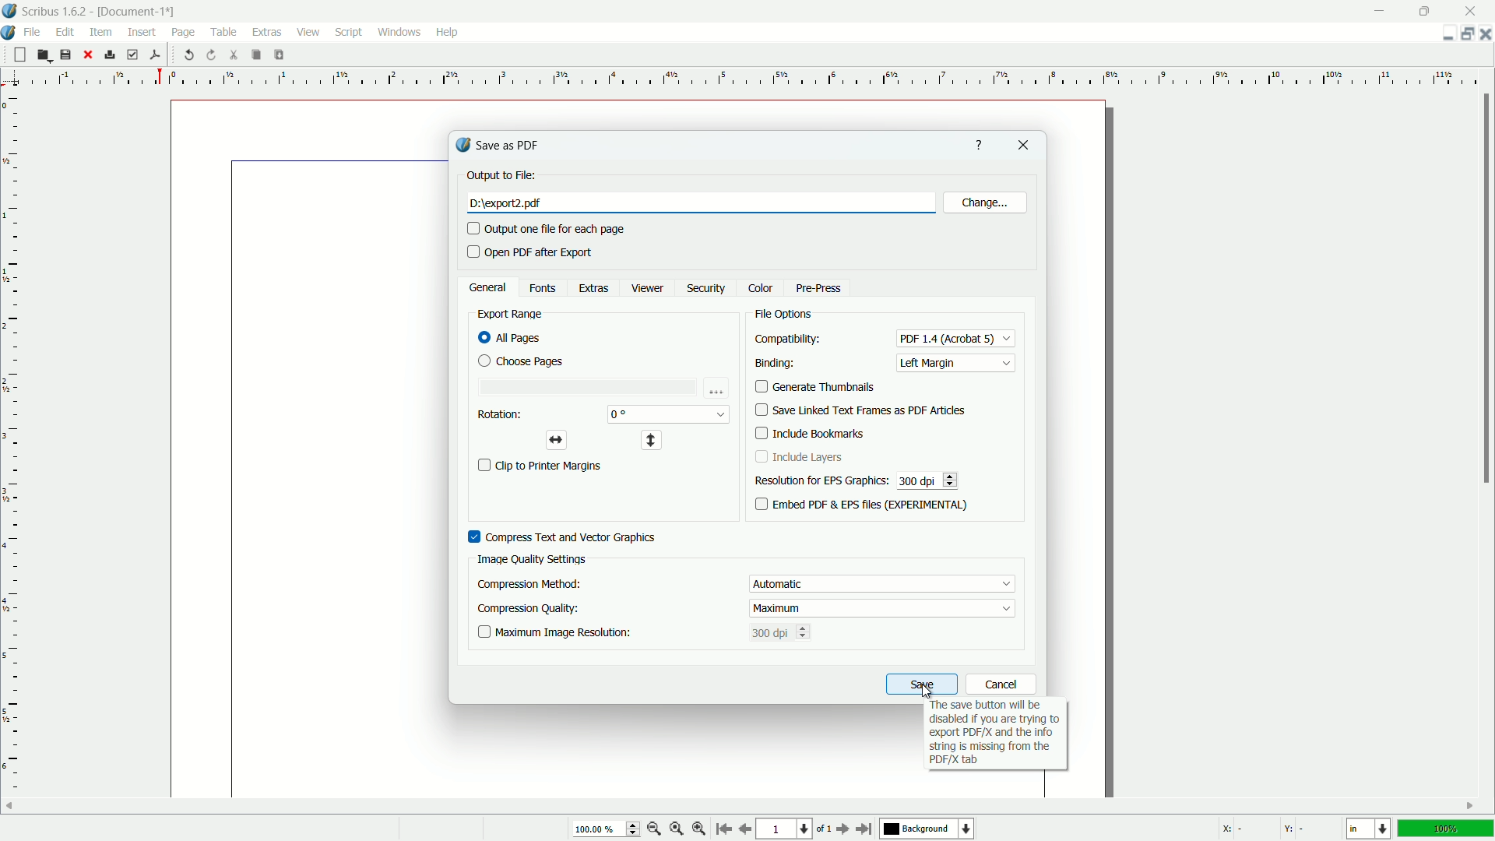 The height and width of the screenshot is (841, 1495). What do you see at coordinates (784, 315) in the screenshot?
I see `file options` at bounding box center [784, 315].